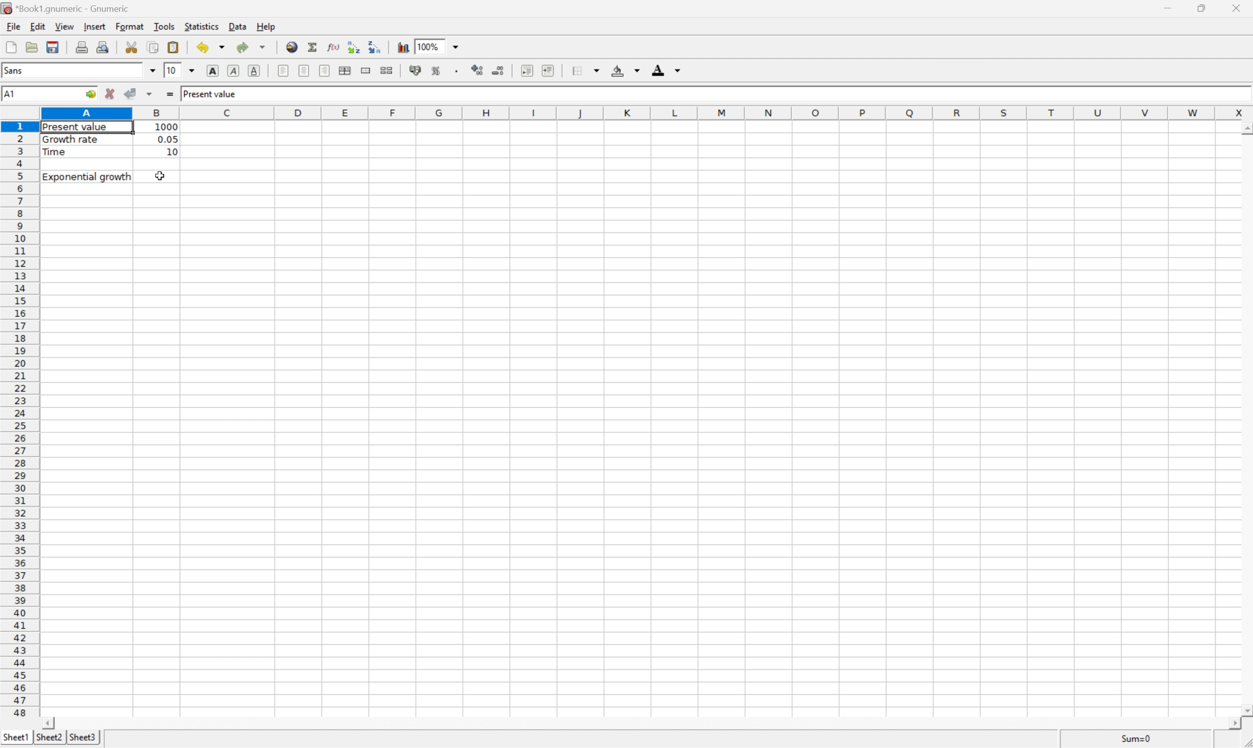 The height and width of the screenshot is (748, 1253). What do you see at coordinates (89, 176) in the screenshot?
I see `Exponential growth` at bounding box center [89, 176].